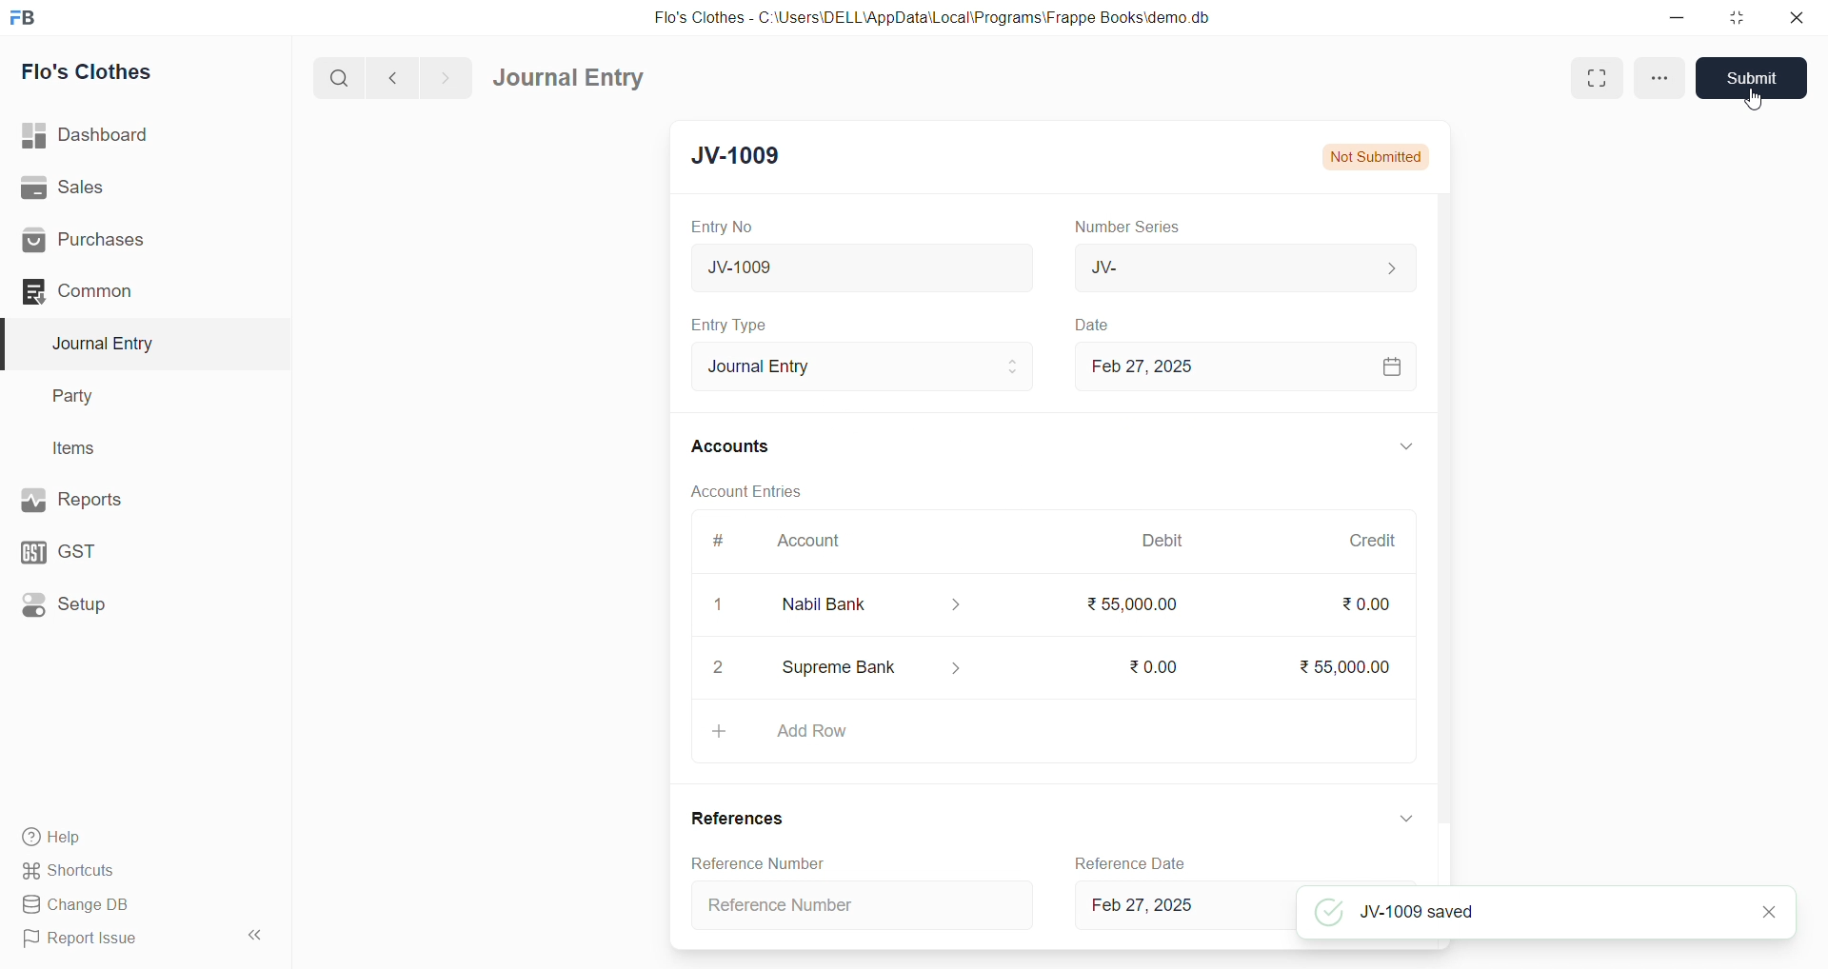 The width and height of the screenshot is (1828, 969). Describe the element at coordinates (1737, 16) in the screenshot. I see `resize` at that location.